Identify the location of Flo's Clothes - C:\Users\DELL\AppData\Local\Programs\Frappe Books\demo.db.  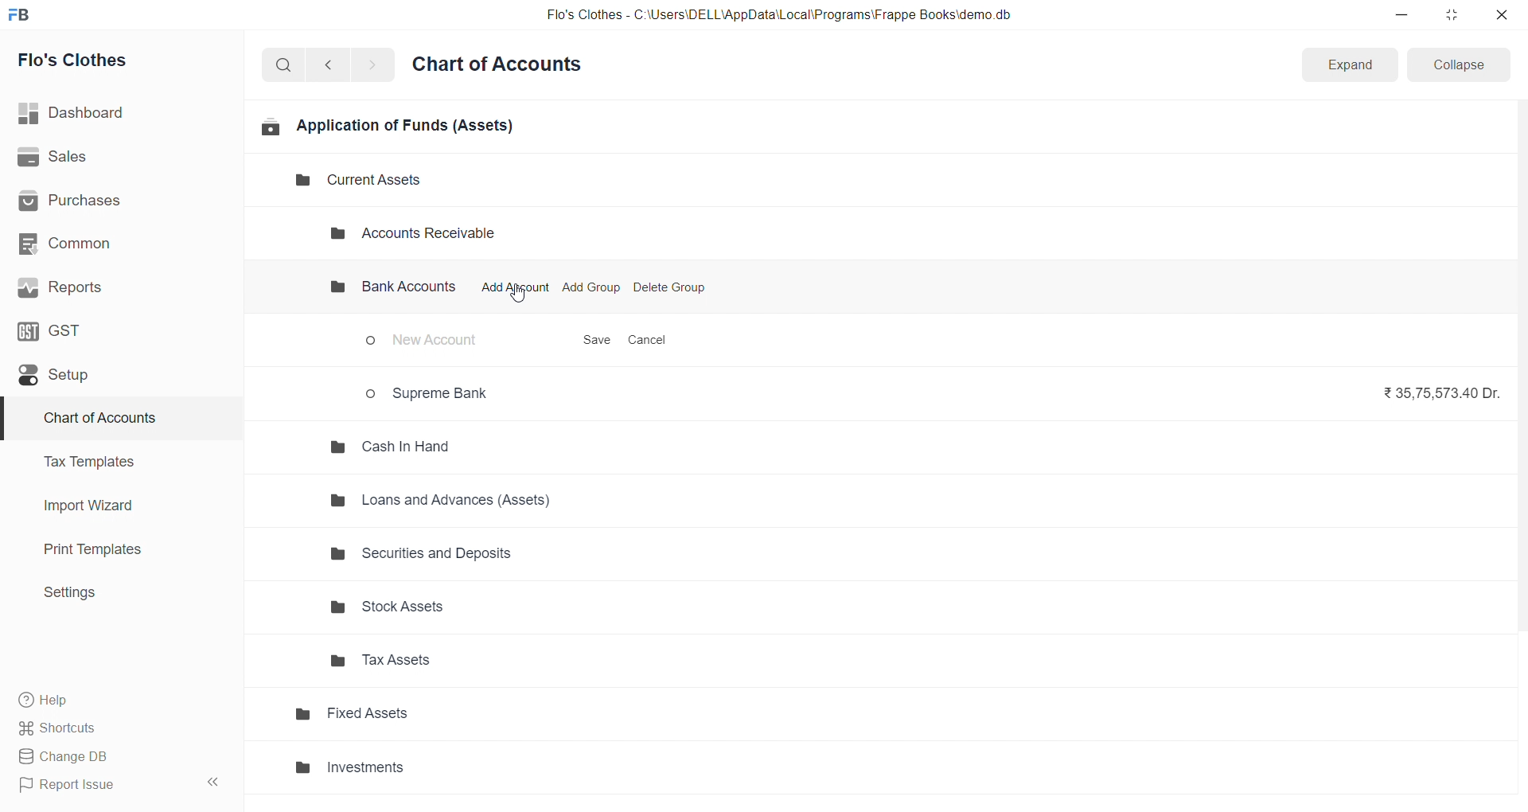
(779, 15).